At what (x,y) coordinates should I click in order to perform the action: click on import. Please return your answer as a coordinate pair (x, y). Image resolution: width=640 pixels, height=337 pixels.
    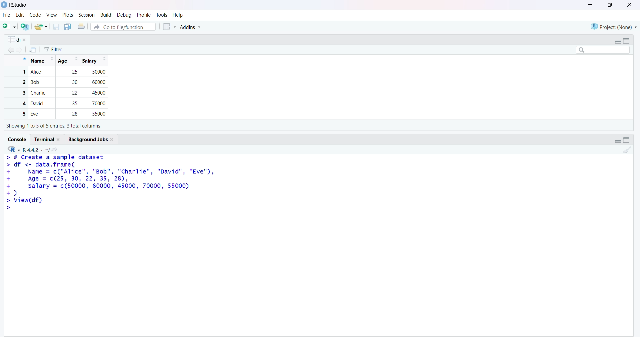
    Looking at the image, I should click on (33, 50).